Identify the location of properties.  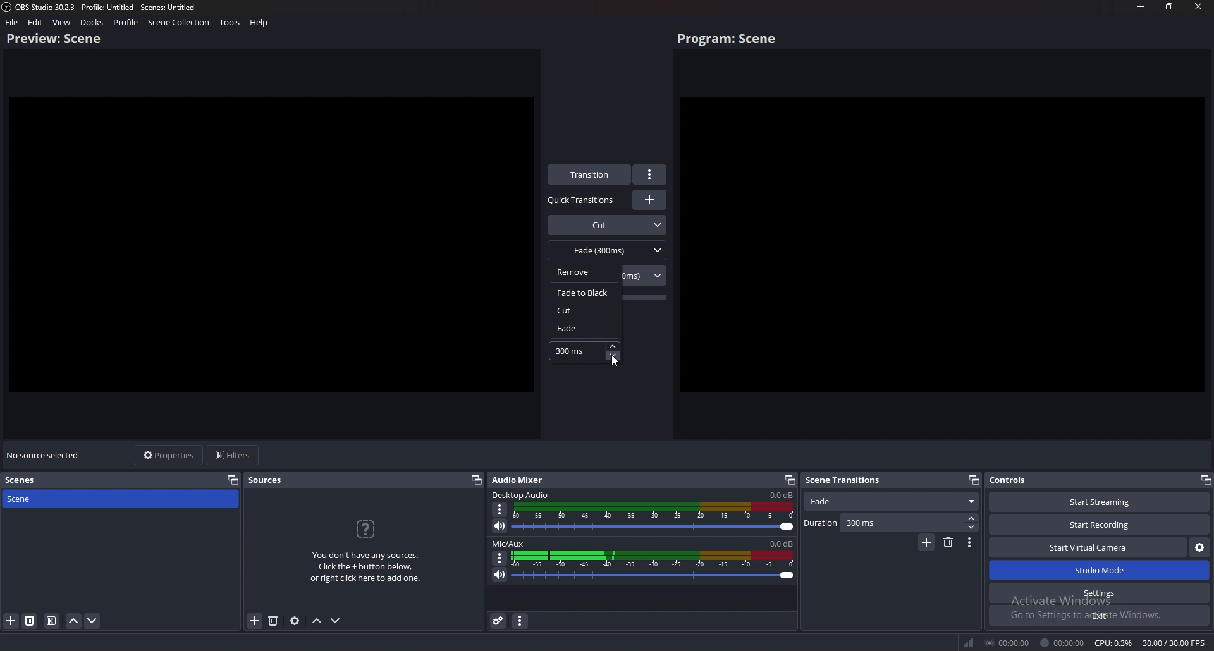
(171, 455).